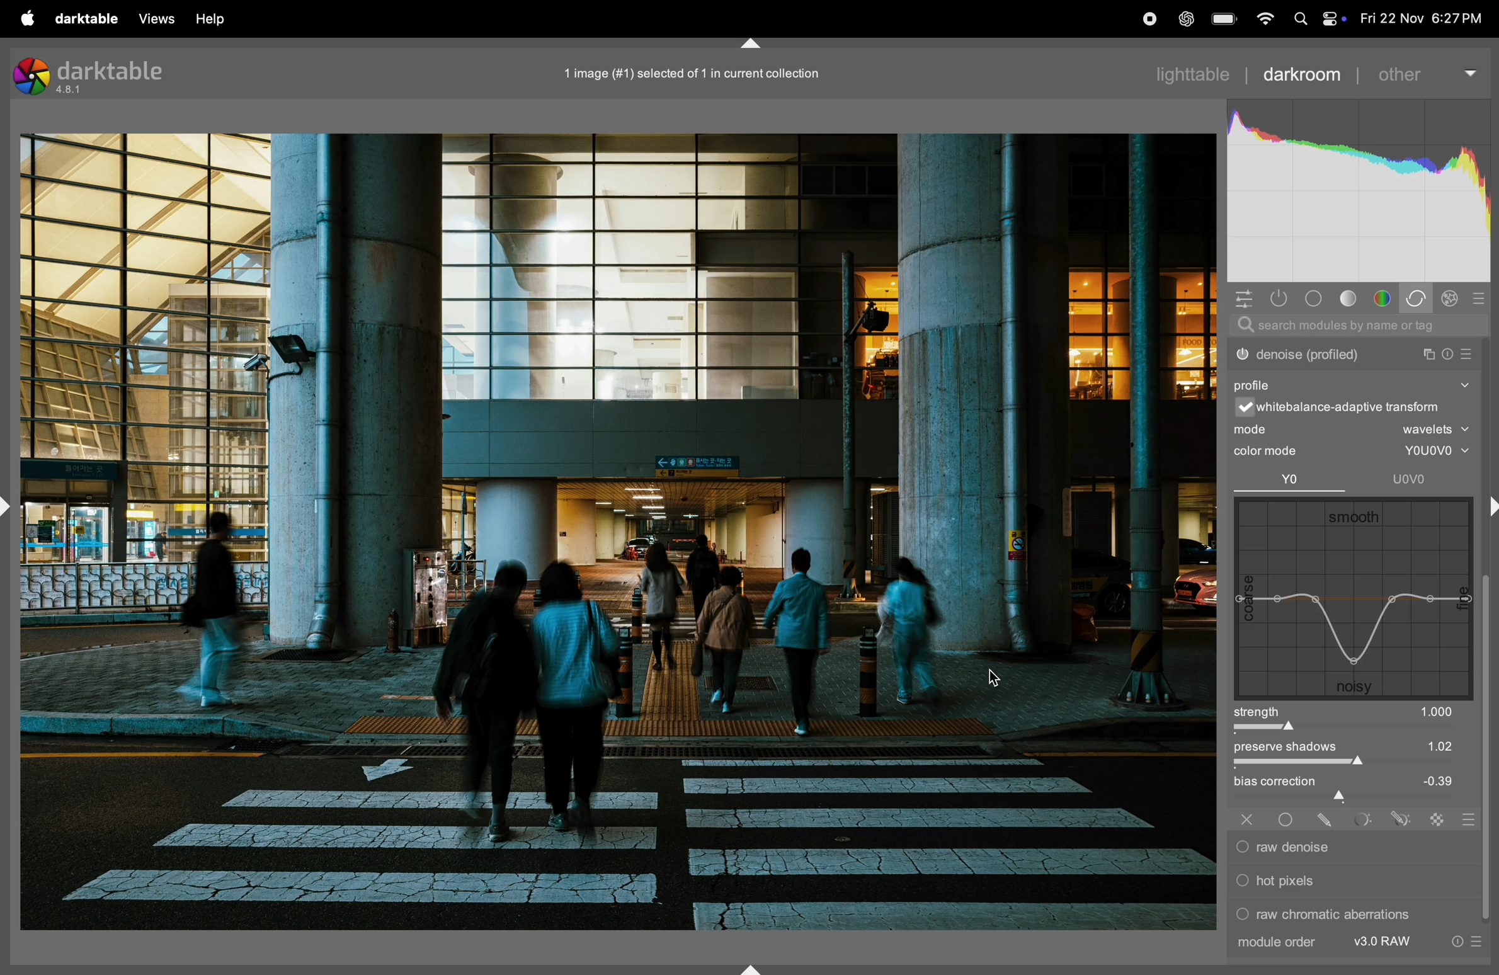  Describe the element at coordinates (1489, 750) in the screenshot. I see `vertical scroll bar` at that location.